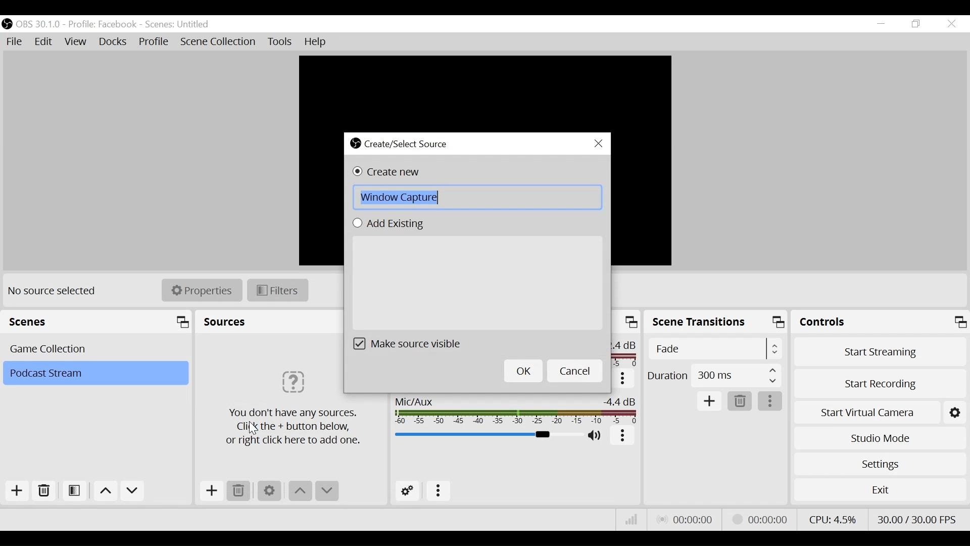 The image size is (970, 546). Describe the element at coordinates (599, 144) in the screenshot. I see `Close` at that location.